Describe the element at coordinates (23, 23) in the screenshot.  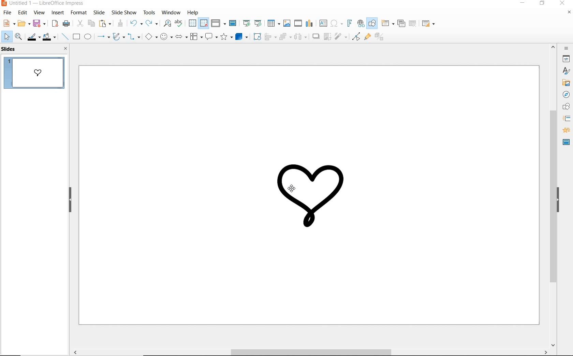
I see `open` at that location.